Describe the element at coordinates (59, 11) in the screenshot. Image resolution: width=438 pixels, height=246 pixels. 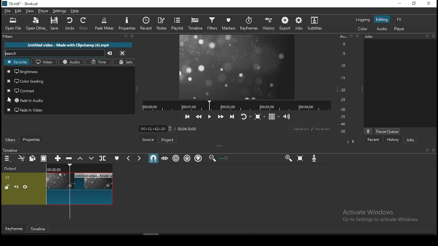
I see `settings` at that location.